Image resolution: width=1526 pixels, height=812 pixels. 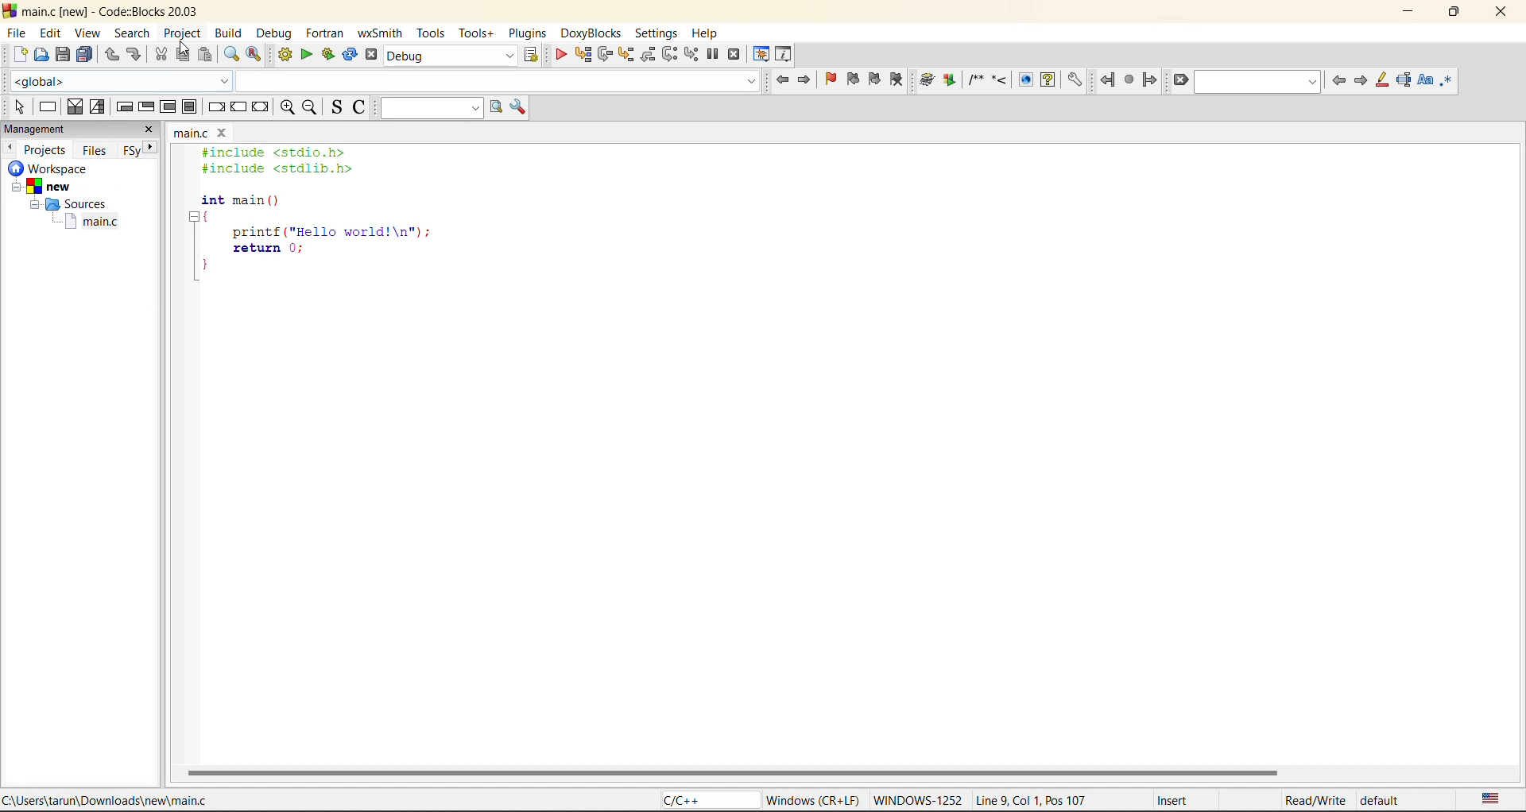 What do you see at coordinates (734, 56) in the screenshot?
I see `stop debugger` at bounding box center [734, 56].